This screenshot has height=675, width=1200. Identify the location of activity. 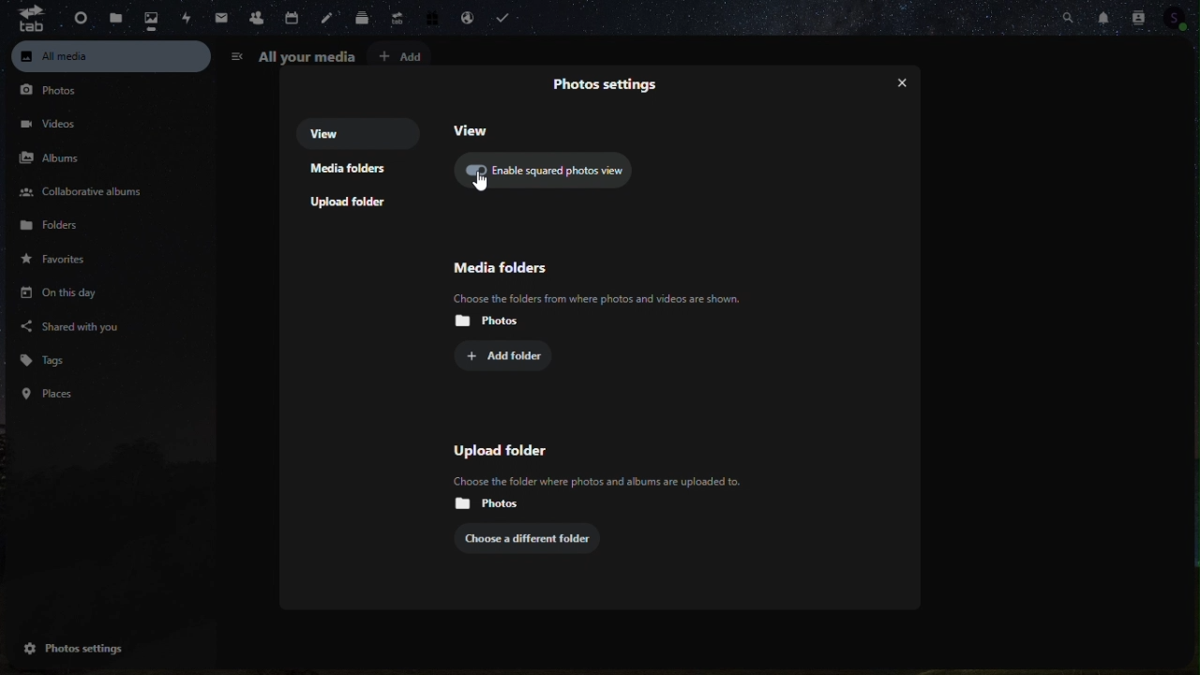
(185, 16).